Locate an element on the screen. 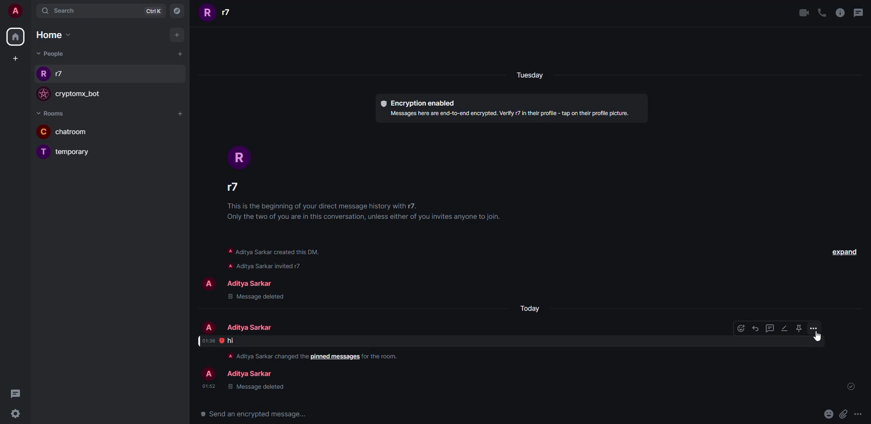 The image size is (871, 424). edit is located at coordinates (784, 328).